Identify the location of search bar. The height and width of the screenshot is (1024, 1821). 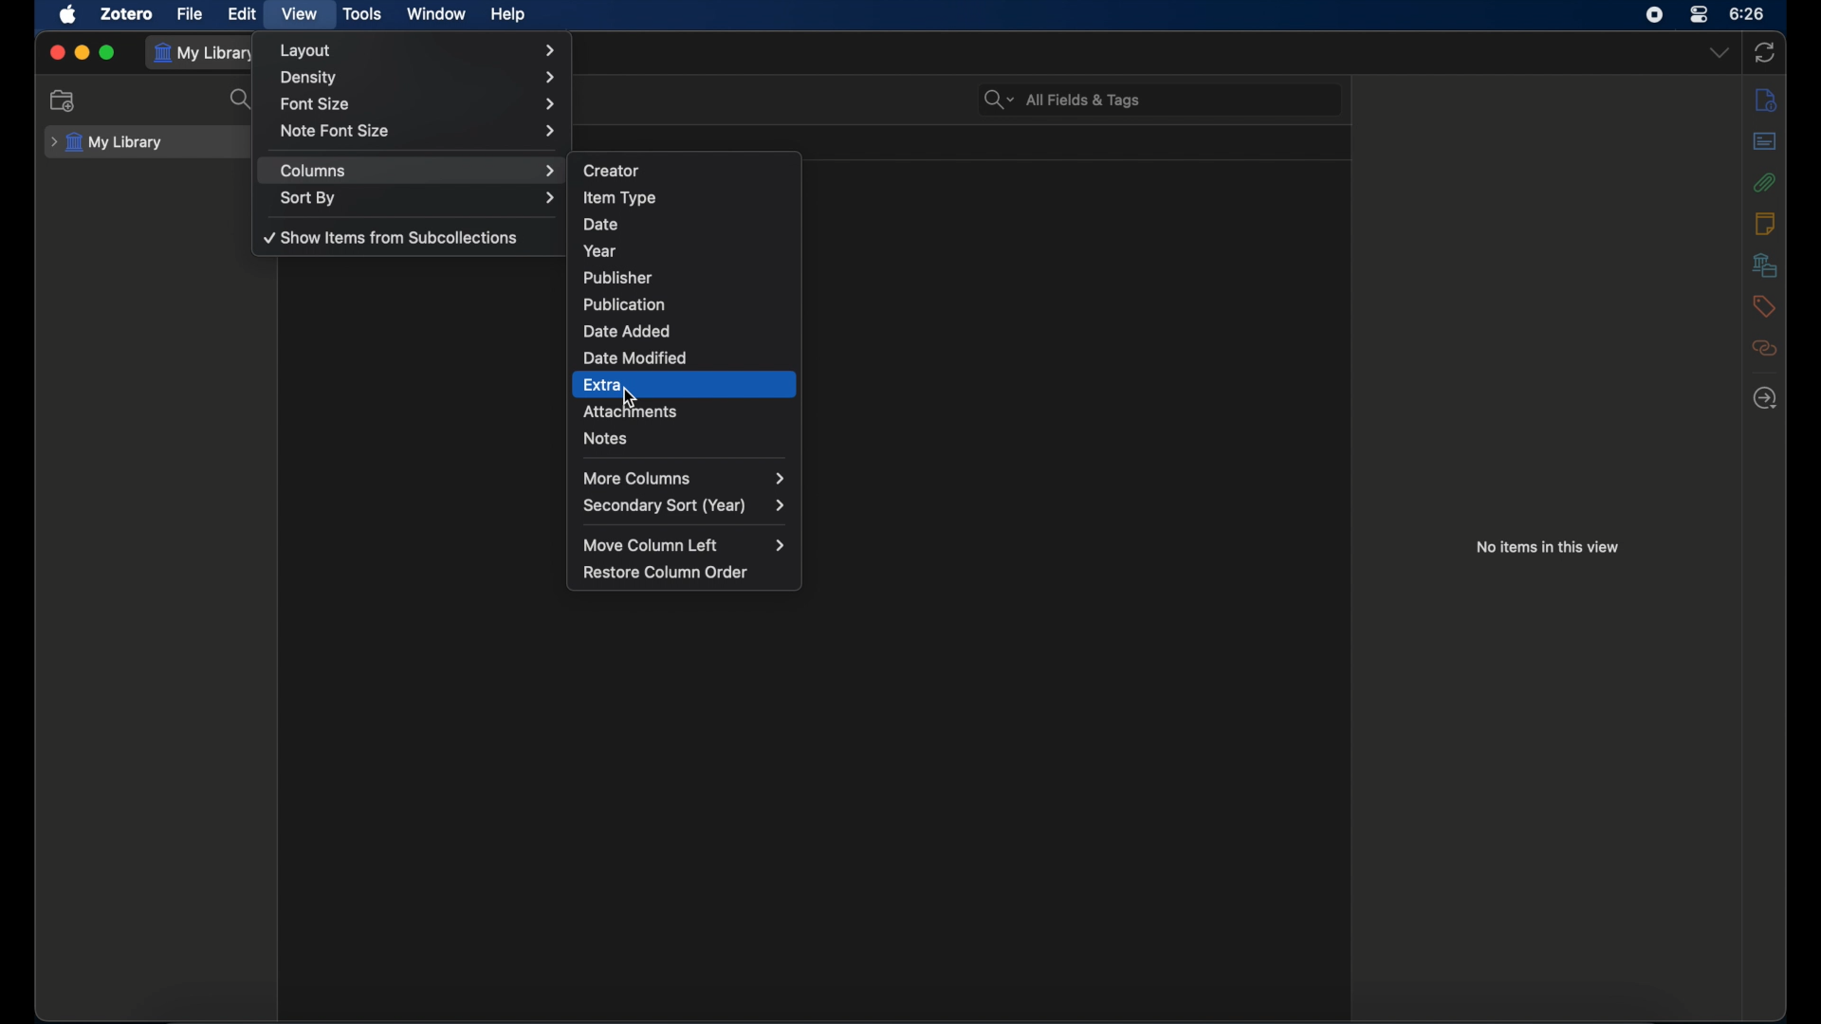
(1060, 101).